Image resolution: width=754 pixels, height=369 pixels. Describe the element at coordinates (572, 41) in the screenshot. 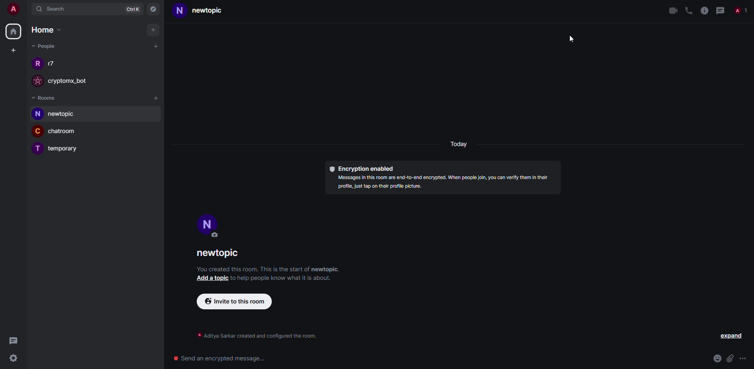

I see `cursor` at that location.